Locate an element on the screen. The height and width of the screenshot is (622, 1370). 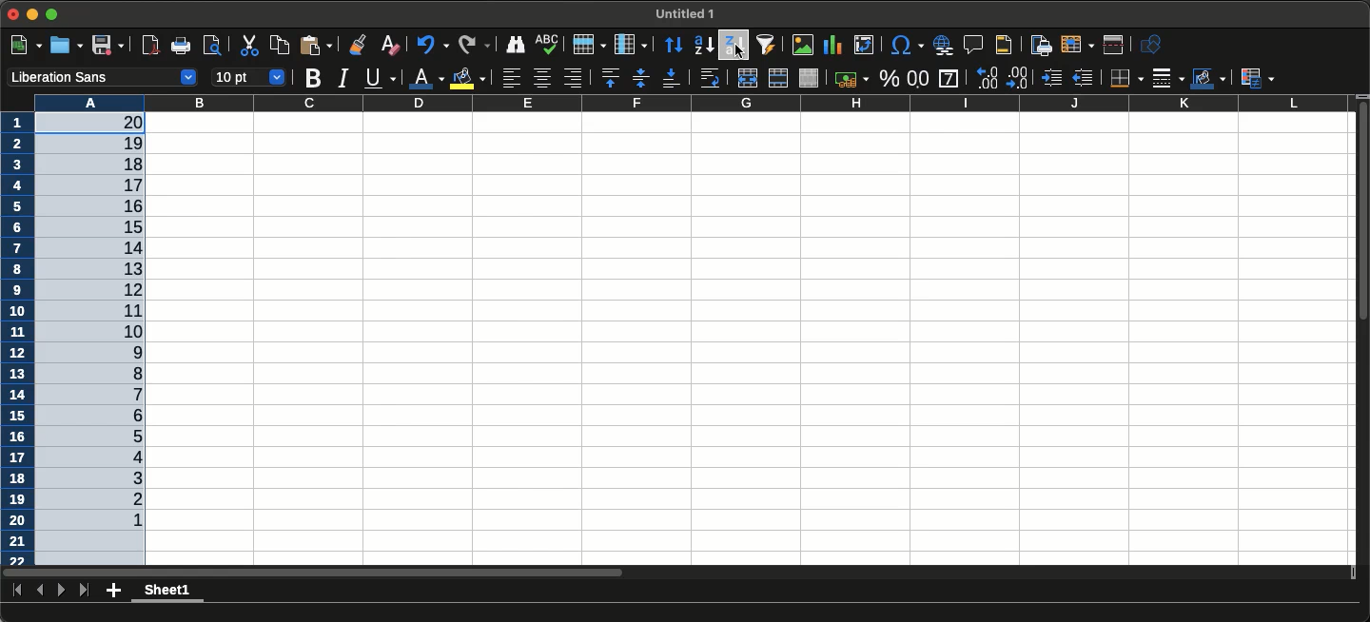
Border color is located at coordinates (1208, 79).